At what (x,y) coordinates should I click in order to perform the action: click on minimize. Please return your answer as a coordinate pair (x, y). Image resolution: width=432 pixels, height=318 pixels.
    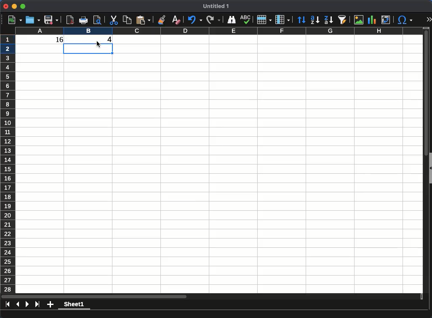
    Looking at the image, I should click on (15, 6).